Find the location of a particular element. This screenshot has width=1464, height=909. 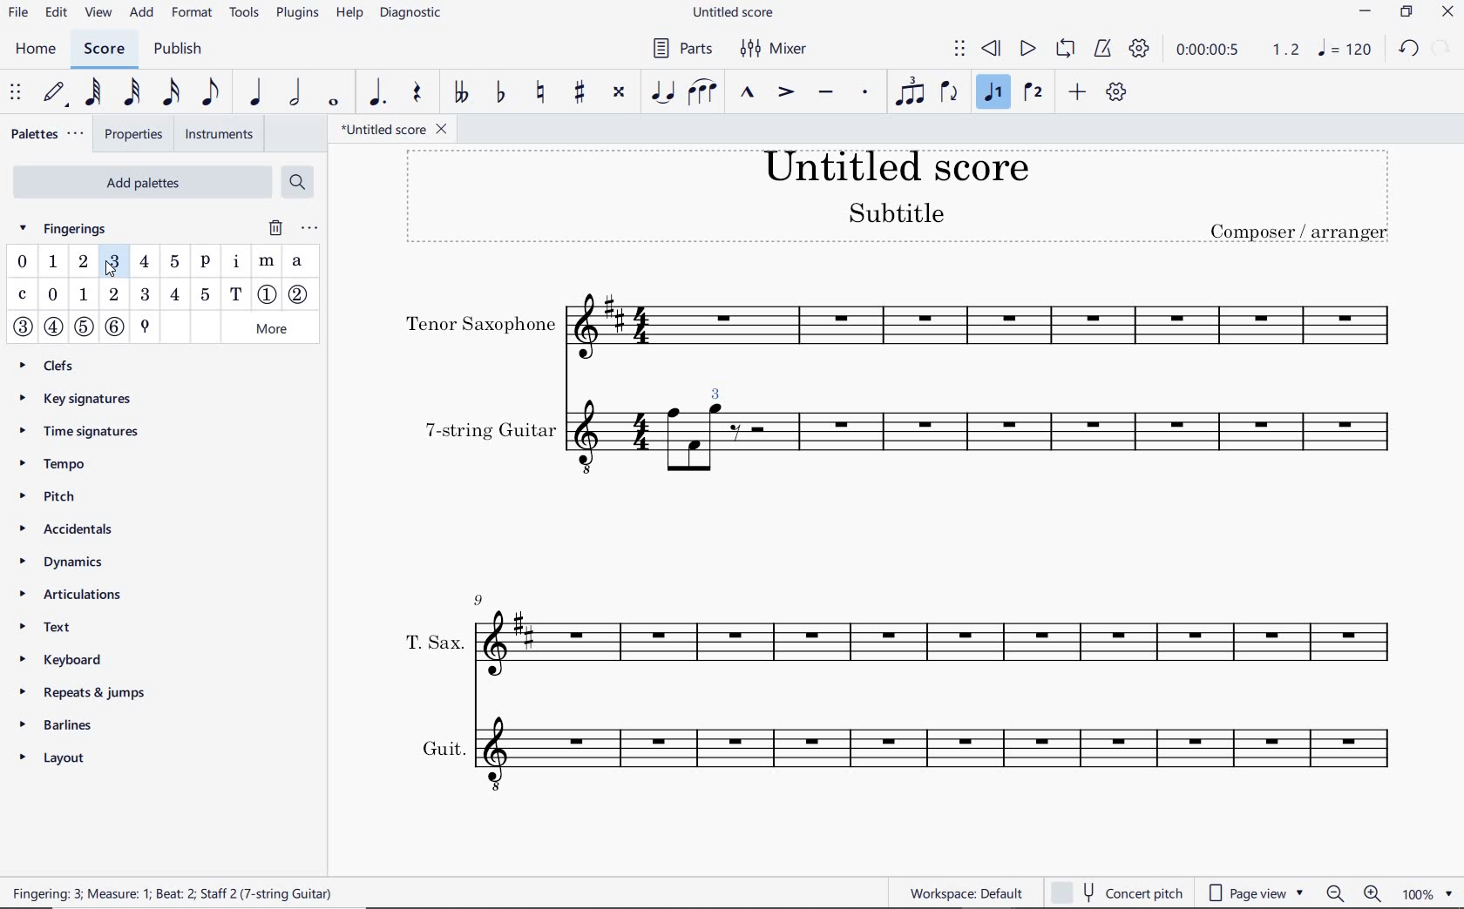

DEFAULT (STEP TIME) is located at coordinates (53, 93).